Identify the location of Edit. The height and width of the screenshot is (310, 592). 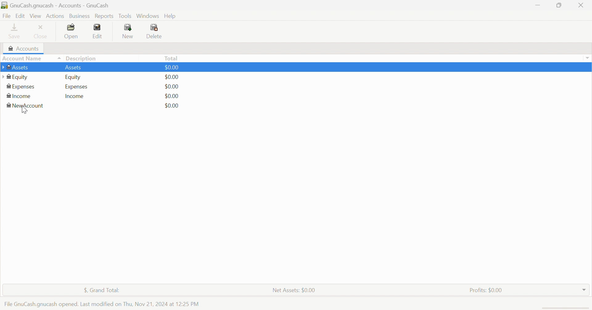
(97, 31).